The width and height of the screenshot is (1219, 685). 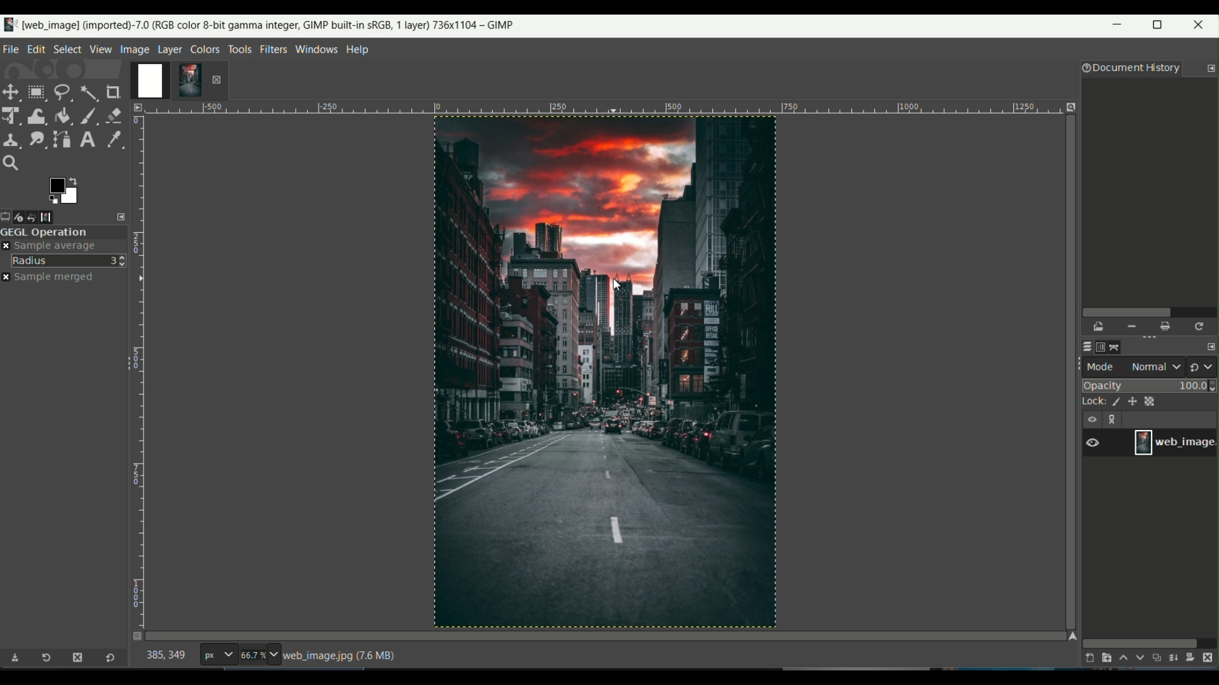 What do you see at coordinates (258, 656) in the screenshot?
I see `image ratio` at bounding box center [258, 656].